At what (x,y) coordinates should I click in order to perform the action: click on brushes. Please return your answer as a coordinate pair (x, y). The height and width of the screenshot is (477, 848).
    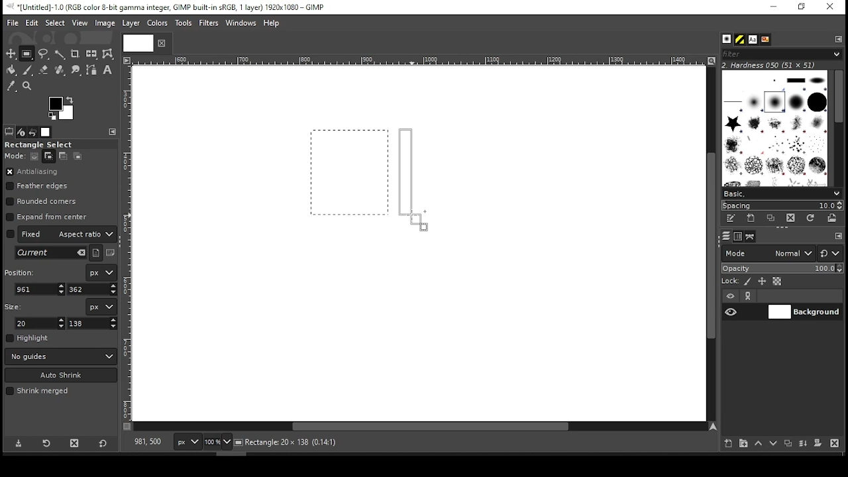
    Looking at the image, I should click on (727, 40).